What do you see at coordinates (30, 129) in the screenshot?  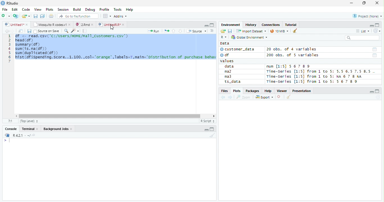 I see `Terminal` at bounding box center [30, 129].